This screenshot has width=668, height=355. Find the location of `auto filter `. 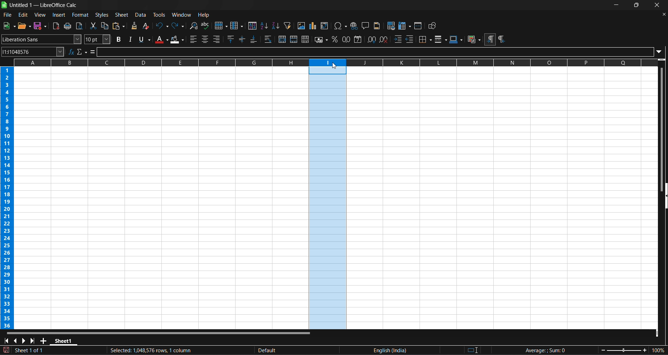

auto filter  is located at coordinates (287, 26).